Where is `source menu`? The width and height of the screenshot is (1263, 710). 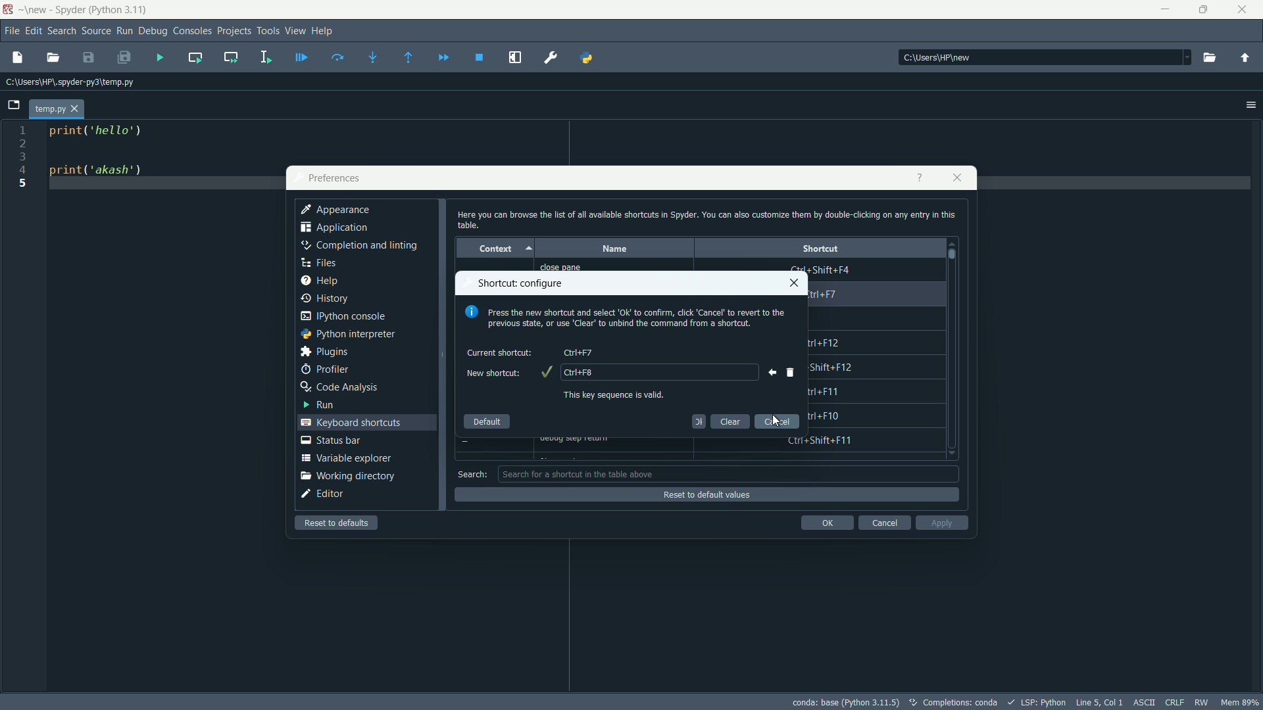
source menu is located at coordinates (97, 32).